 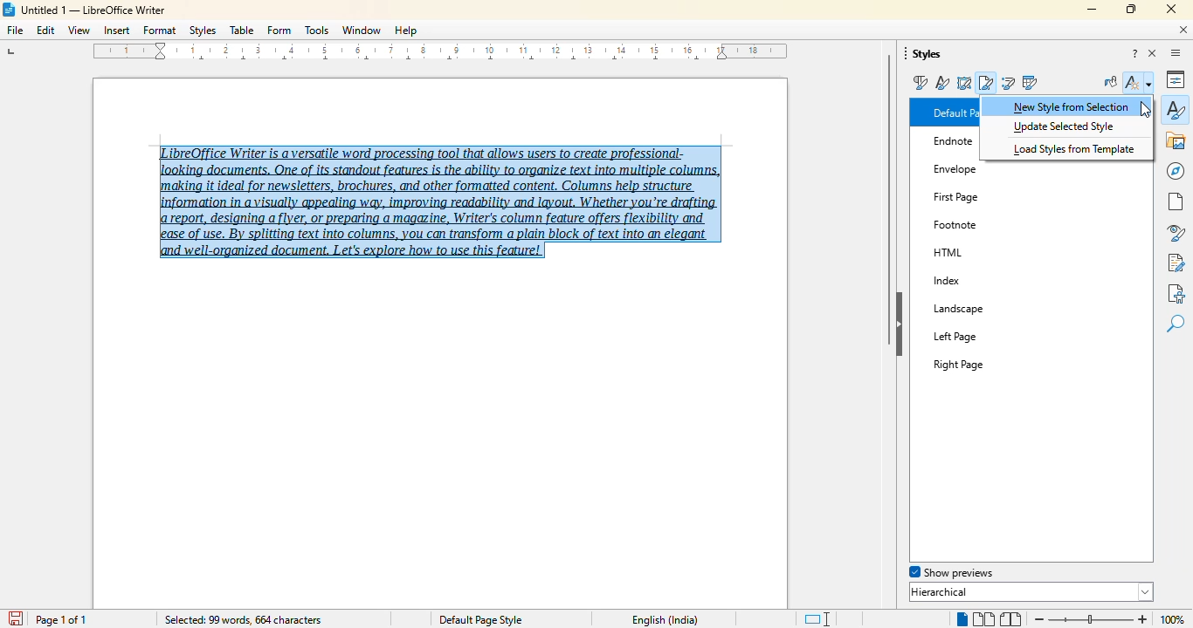 I want to click on help about this sidebar deck, so click(x=1135, y=54).